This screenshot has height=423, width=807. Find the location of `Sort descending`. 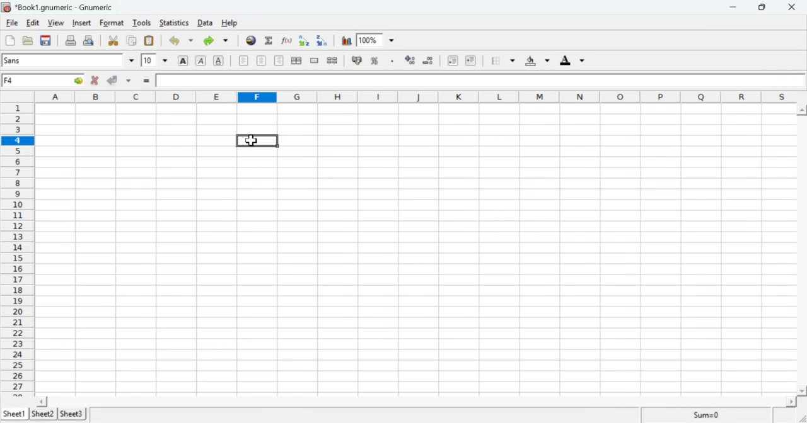

Sort descending is located at coordinates (322, 40).